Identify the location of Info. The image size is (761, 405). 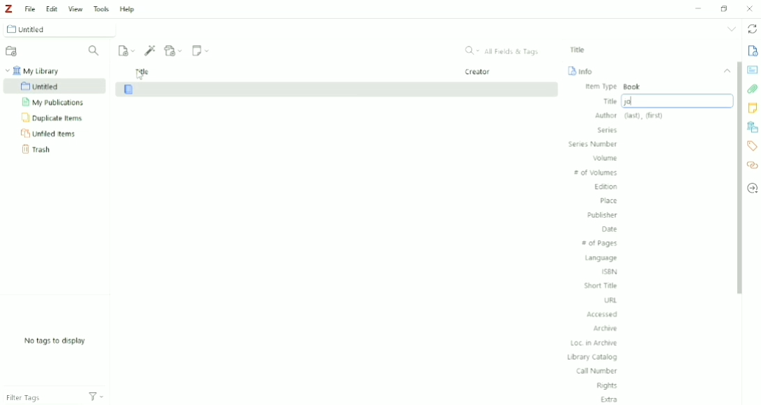
(582, 70).